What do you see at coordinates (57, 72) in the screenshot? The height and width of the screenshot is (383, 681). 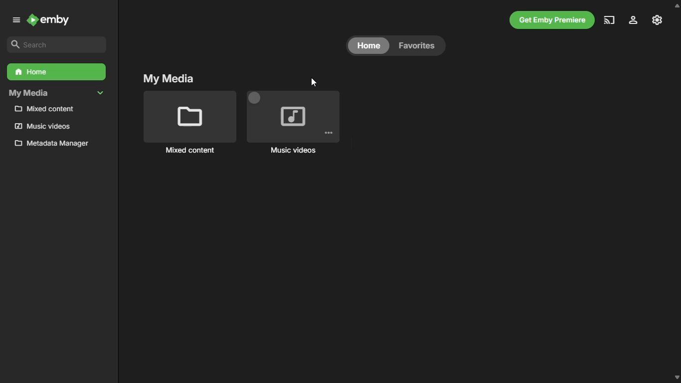 I see `home` at bounding box center [57, 72].